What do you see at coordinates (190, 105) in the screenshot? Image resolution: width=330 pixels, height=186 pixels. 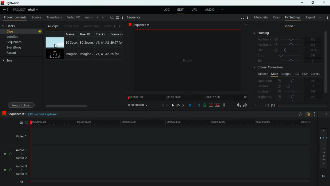 I see `pull` at bounding box center [190, 105].